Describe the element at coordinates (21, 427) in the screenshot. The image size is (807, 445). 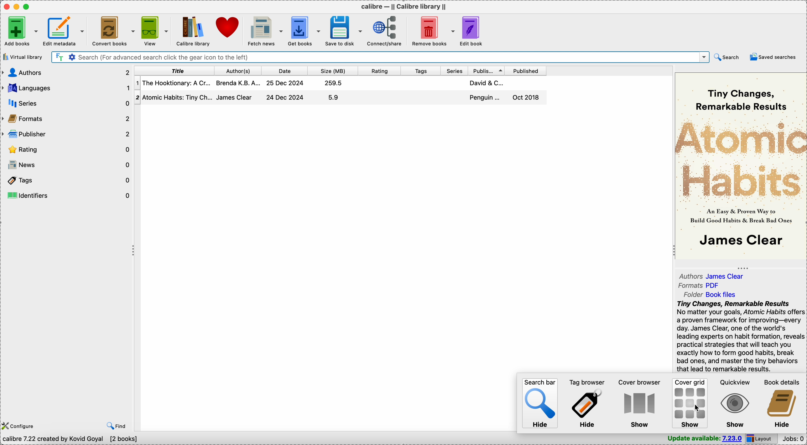
I see `configure` at that location.